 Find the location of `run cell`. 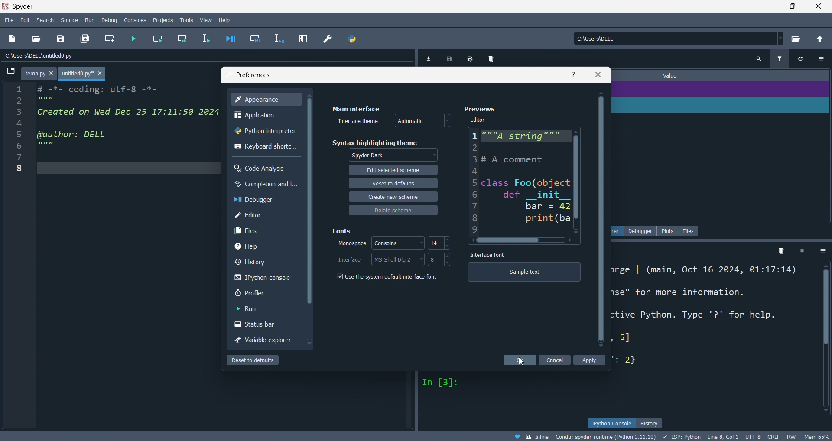

run cell is located at coordinates (159, 39).